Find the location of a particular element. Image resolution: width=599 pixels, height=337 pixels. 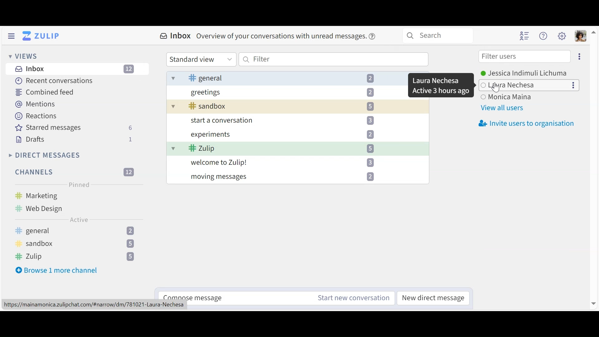

Direct Messages is located at coordinates (45, 155).